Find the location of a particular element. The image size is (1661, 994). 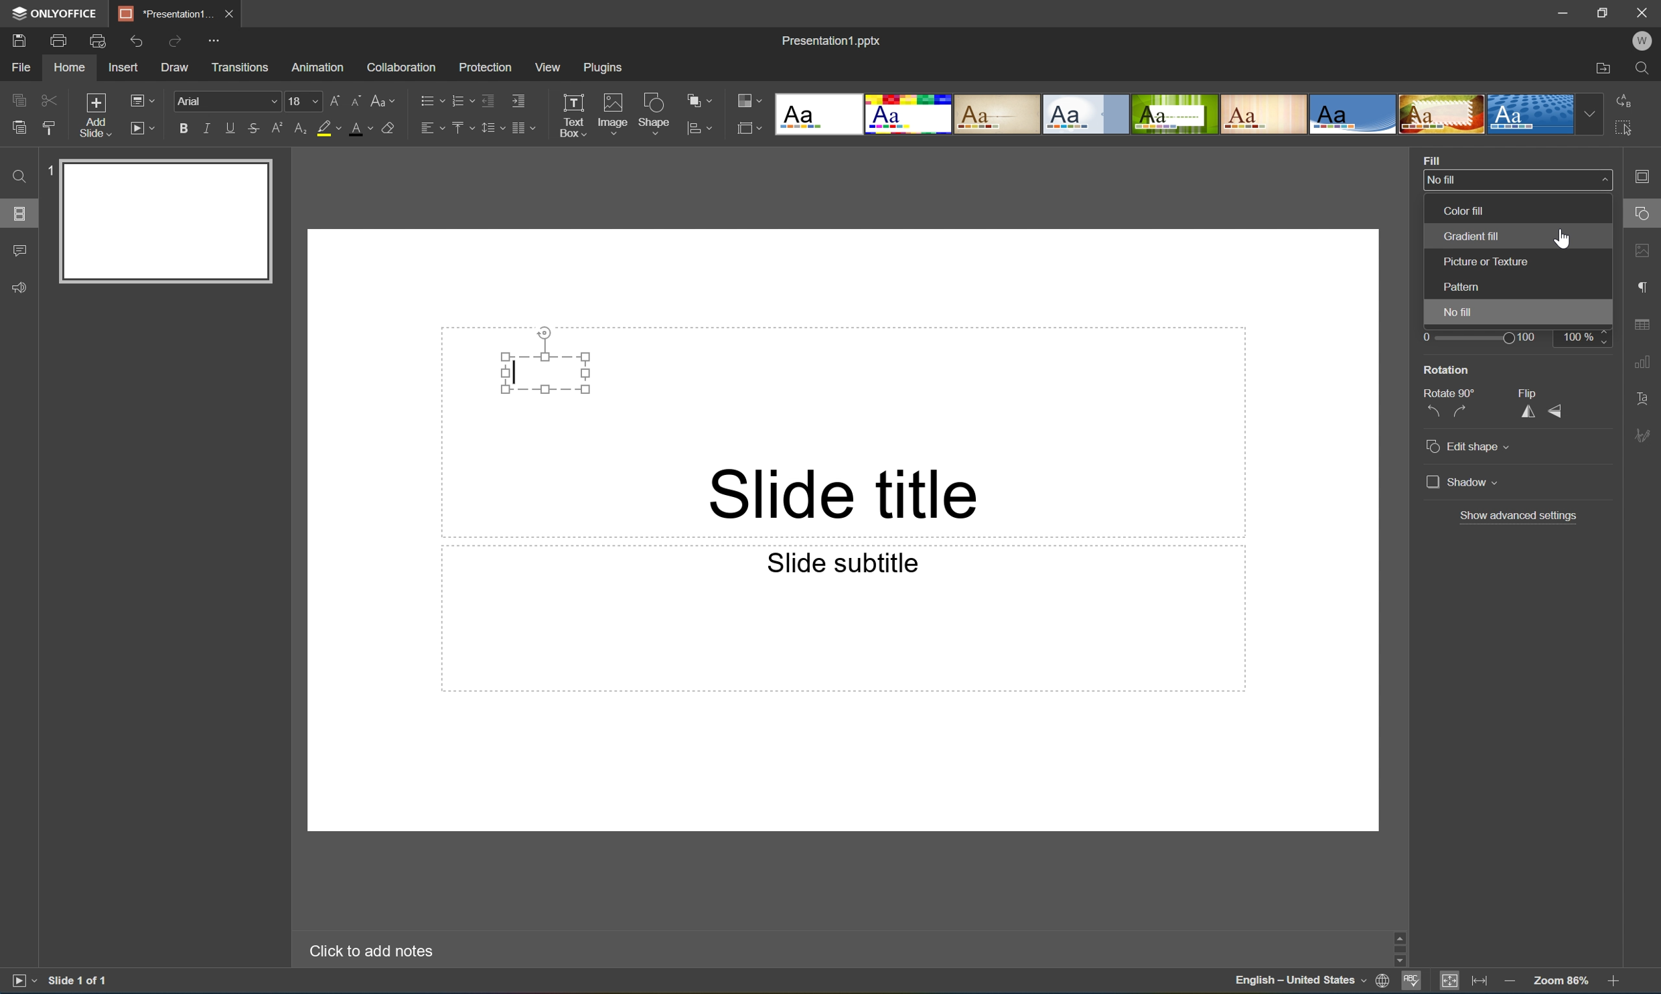

Subscript is located at coordinates (298, 129).